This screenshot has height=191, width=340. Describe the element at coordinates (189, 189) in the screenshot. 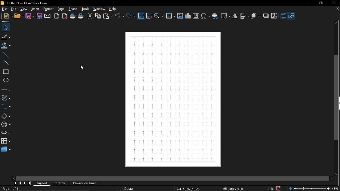

I see `1.98/-3.67` at that location.